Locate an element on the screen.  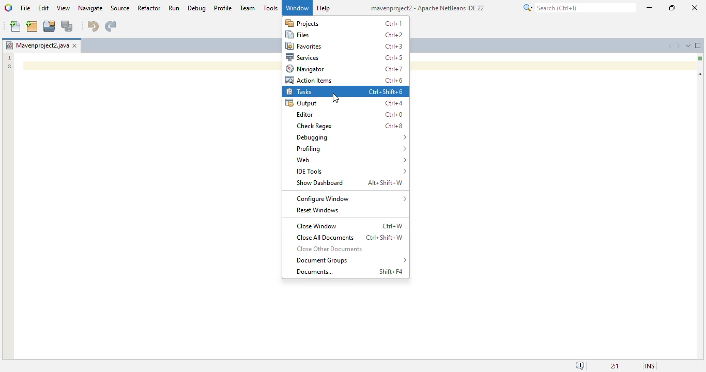
editor is located at coordinates (304, 114).